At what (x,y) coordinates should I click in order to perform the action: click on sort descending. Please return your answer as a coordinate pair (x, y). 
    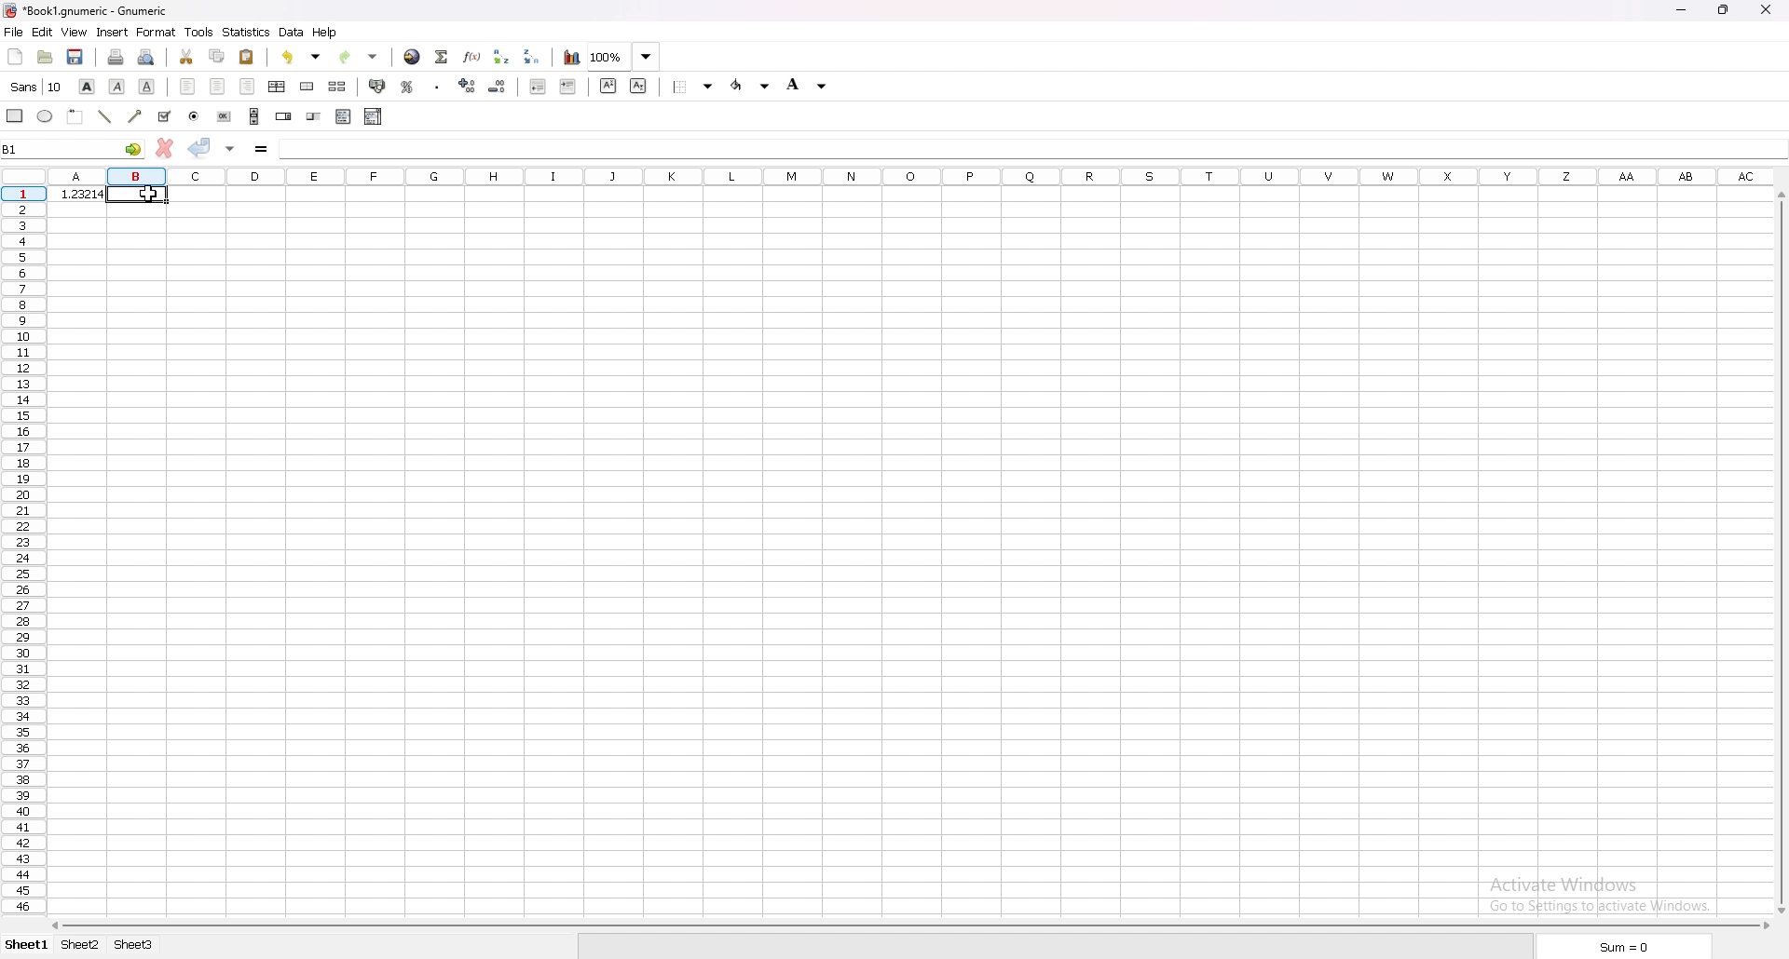
    Looking at the image, I should click on (532, 56).